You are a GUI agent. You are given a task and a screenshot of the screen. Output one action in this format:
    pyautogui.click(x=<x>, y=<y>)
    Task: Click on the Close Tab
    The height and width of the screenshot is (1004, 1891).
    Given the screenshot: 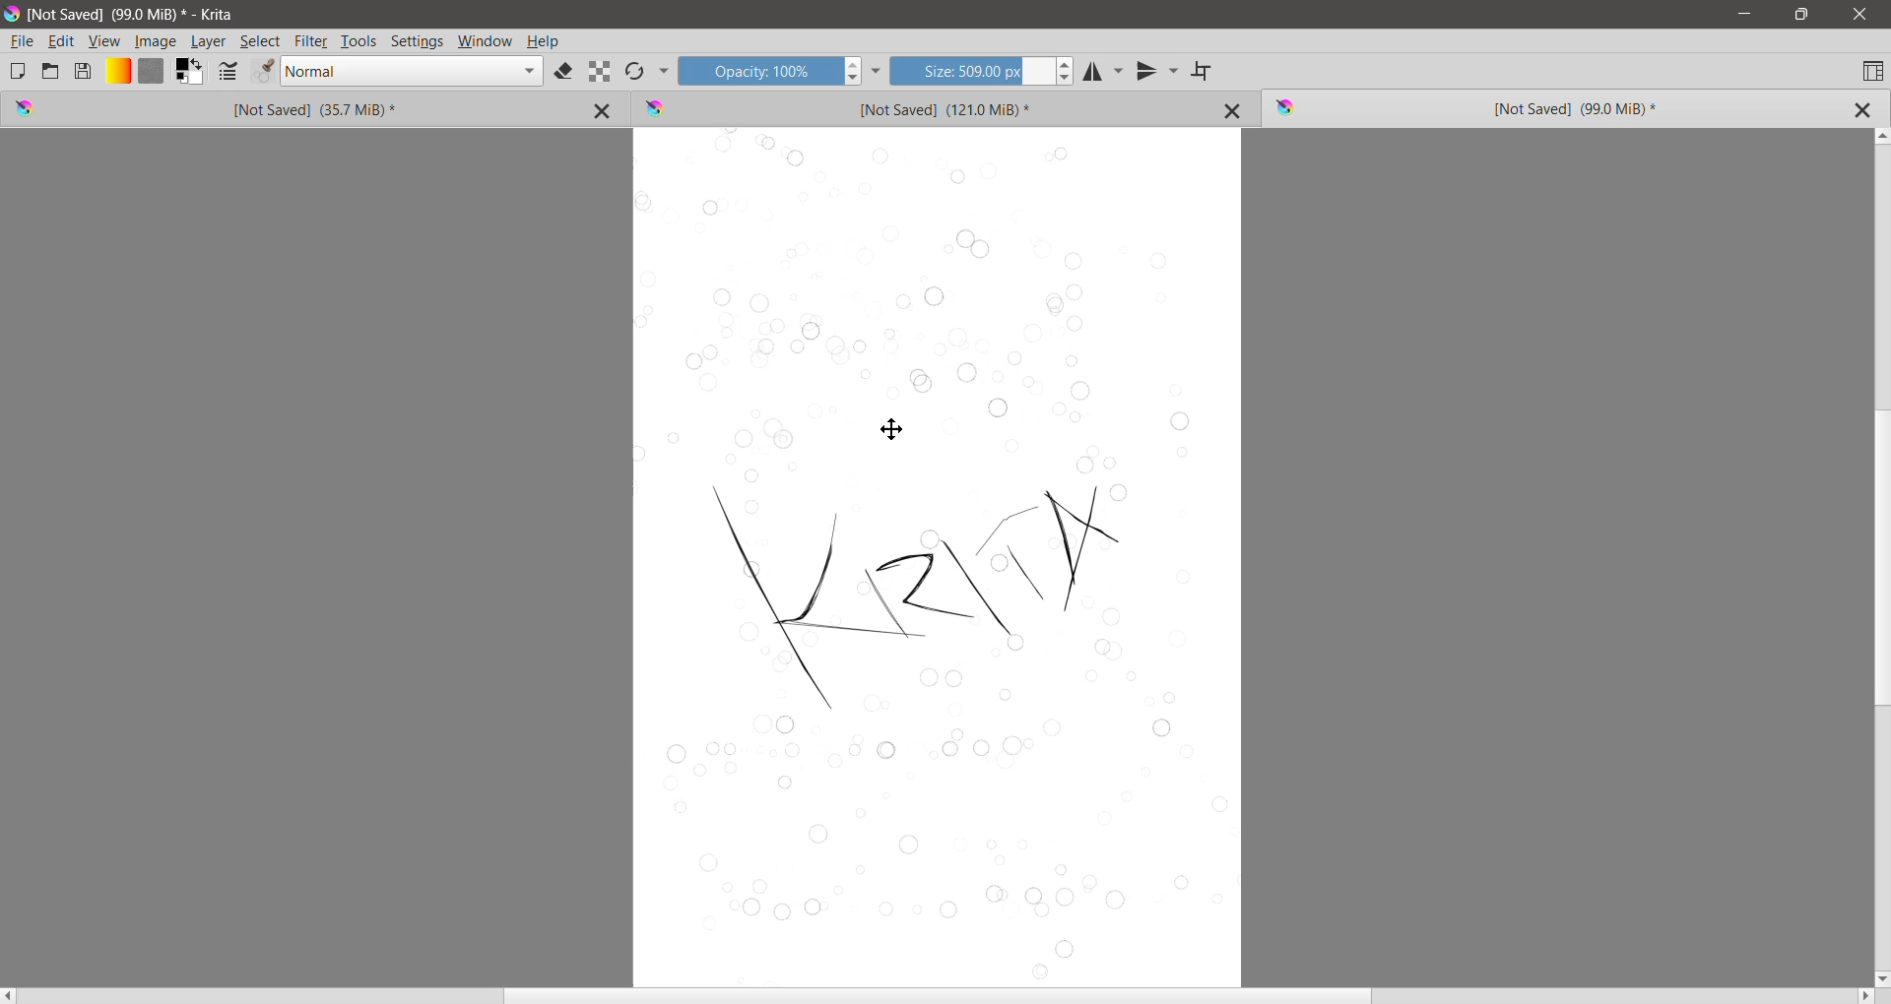 What is the action you would take?
    pyautogui.click(x=605, y=109)
    